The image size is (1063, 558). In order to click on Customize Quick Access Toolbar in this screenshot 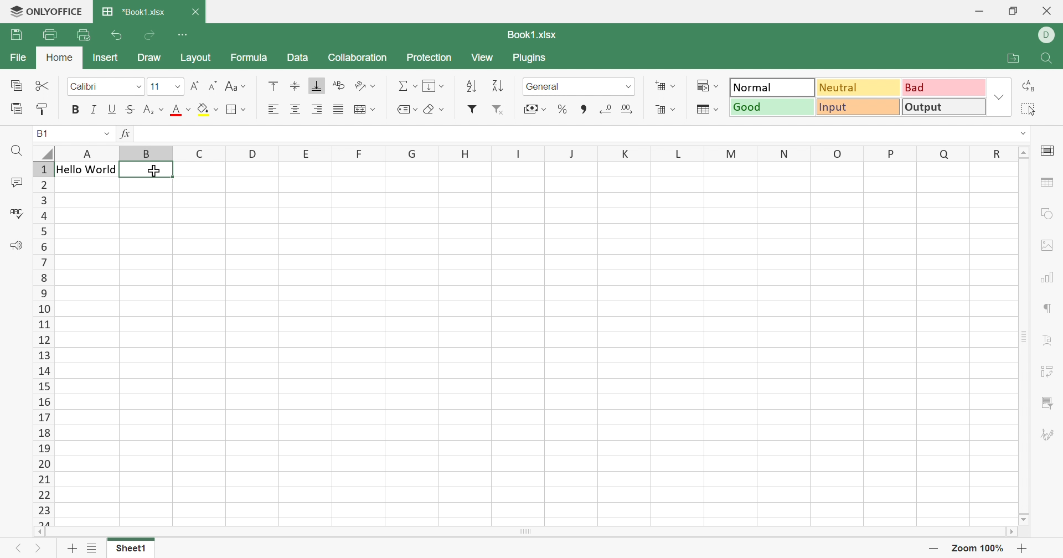, I will do `click(183, 34)`.